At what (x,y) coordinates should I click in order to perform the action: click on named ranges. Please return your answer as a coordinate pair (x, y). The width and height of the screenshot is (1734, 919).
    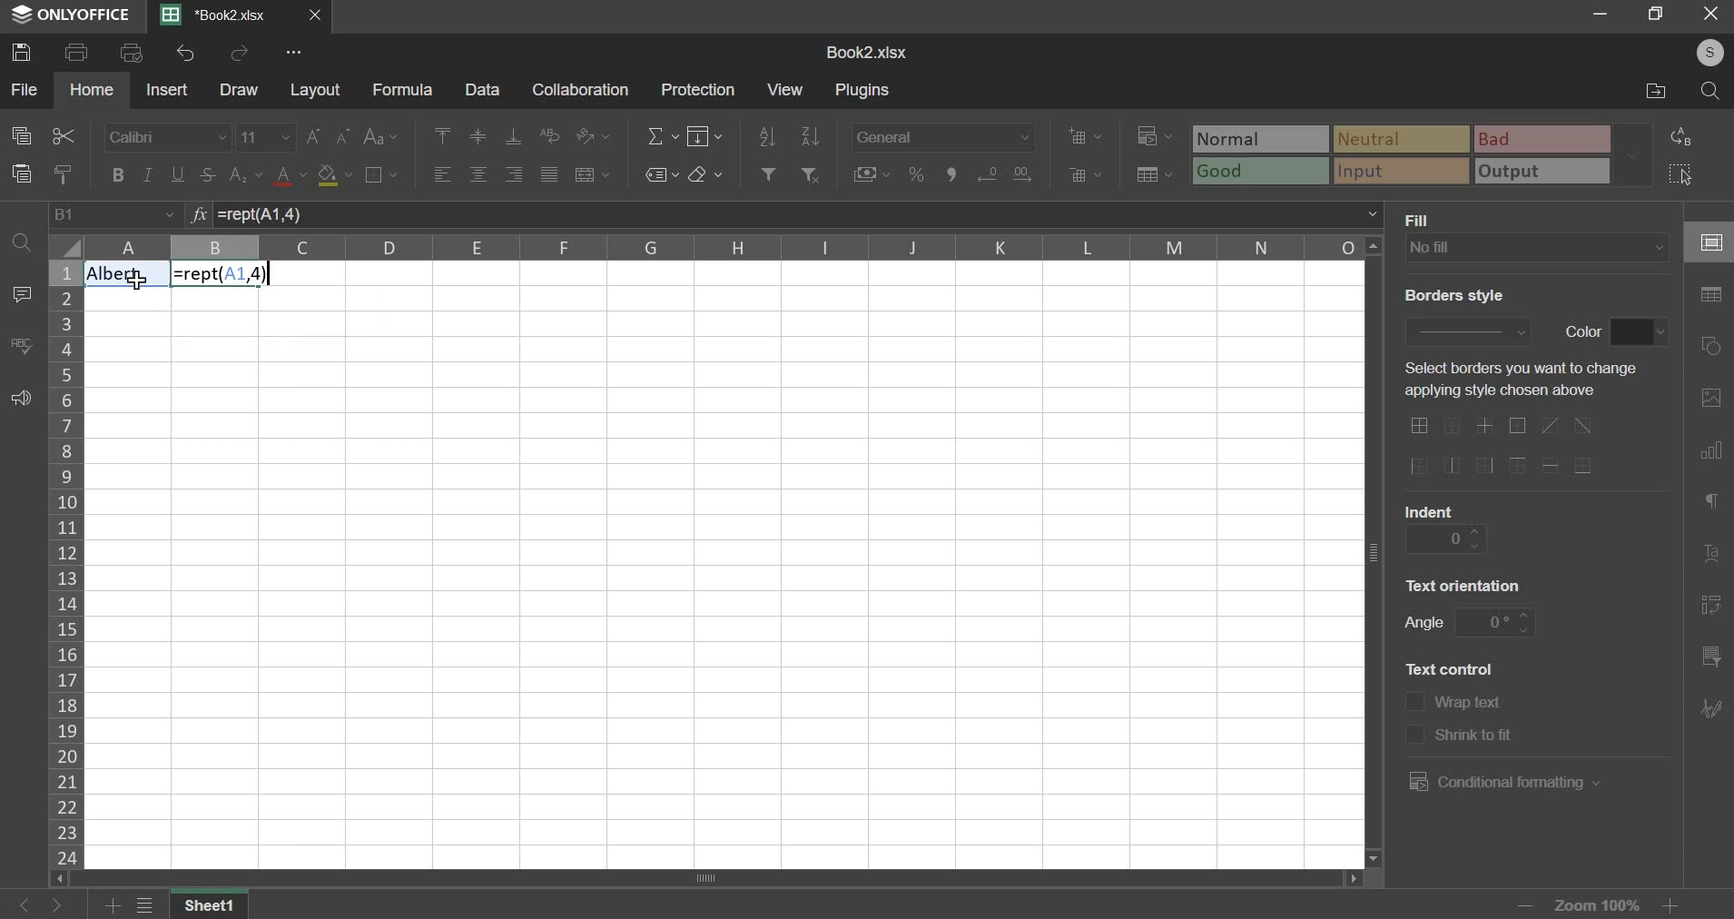
    Looking at the image, I should click on (660, 174).